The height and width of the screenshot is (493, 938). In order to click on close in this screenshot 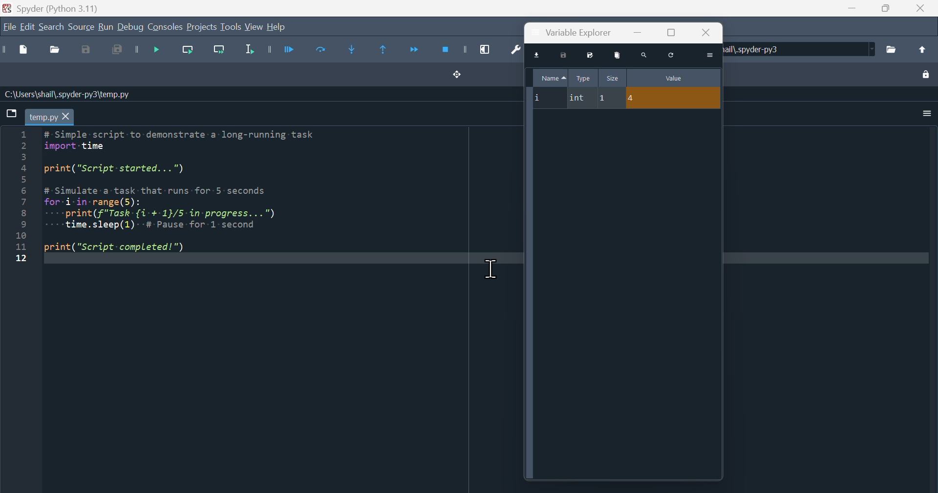, I will do `click(705, 33)`.